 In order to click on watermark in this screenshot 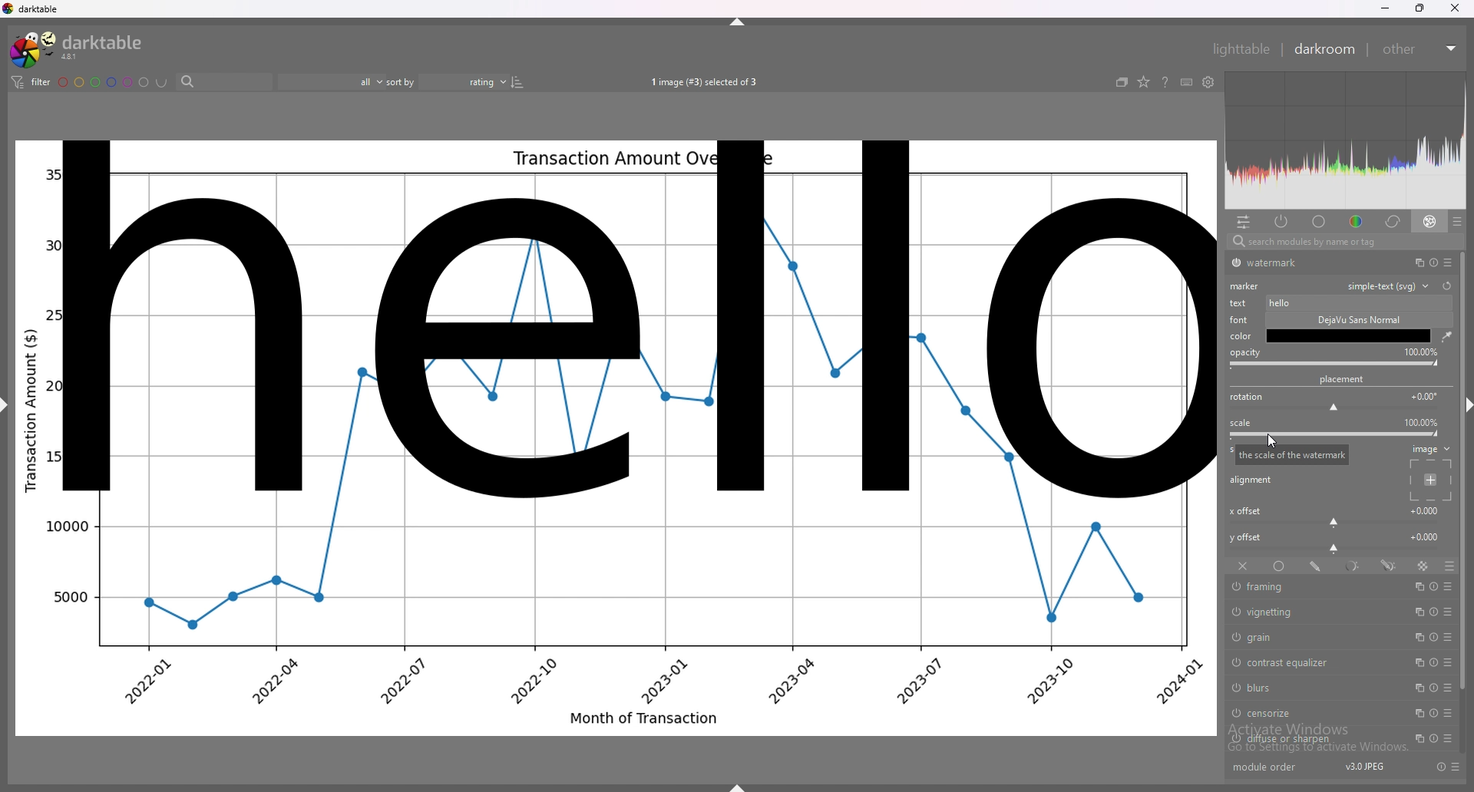, I will do `click(1315, 262)`.